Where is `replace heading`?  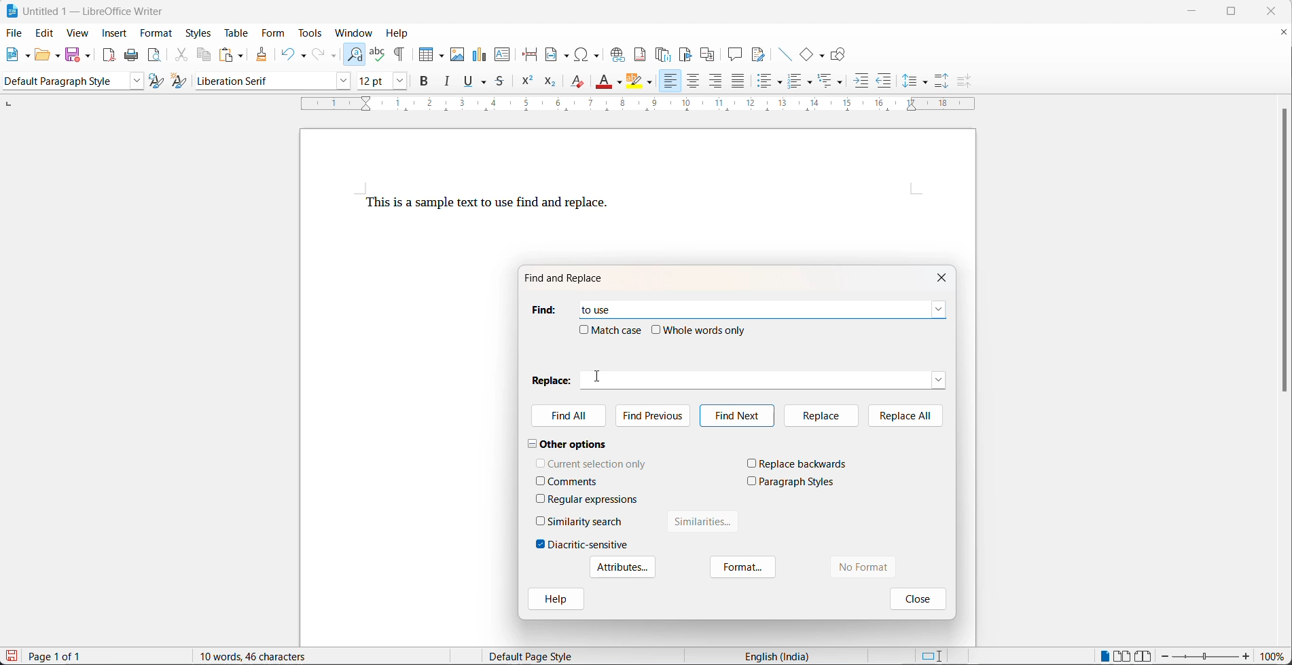
replace heading is located at coordinates (553, 379).